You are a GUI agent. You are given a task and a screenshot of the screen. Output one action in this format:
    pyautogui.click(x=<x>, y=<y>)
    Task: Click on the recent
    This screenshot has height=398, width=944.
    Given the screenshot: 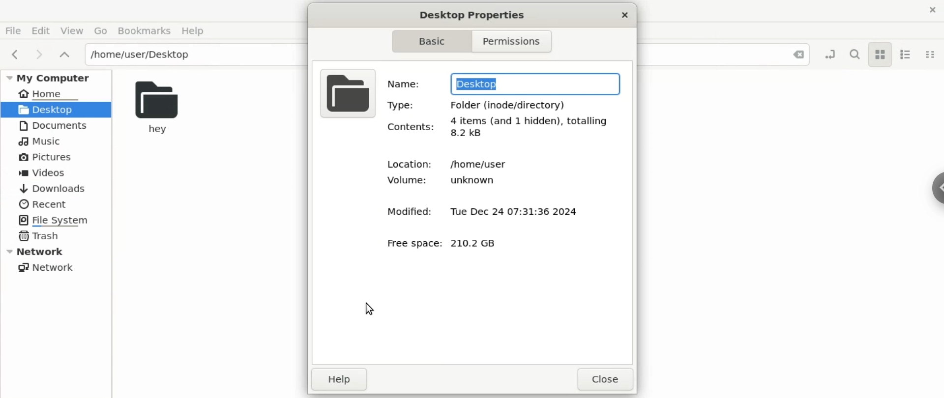 What is the action you would take?
    pyautogui.click(x=45, y=204)
    